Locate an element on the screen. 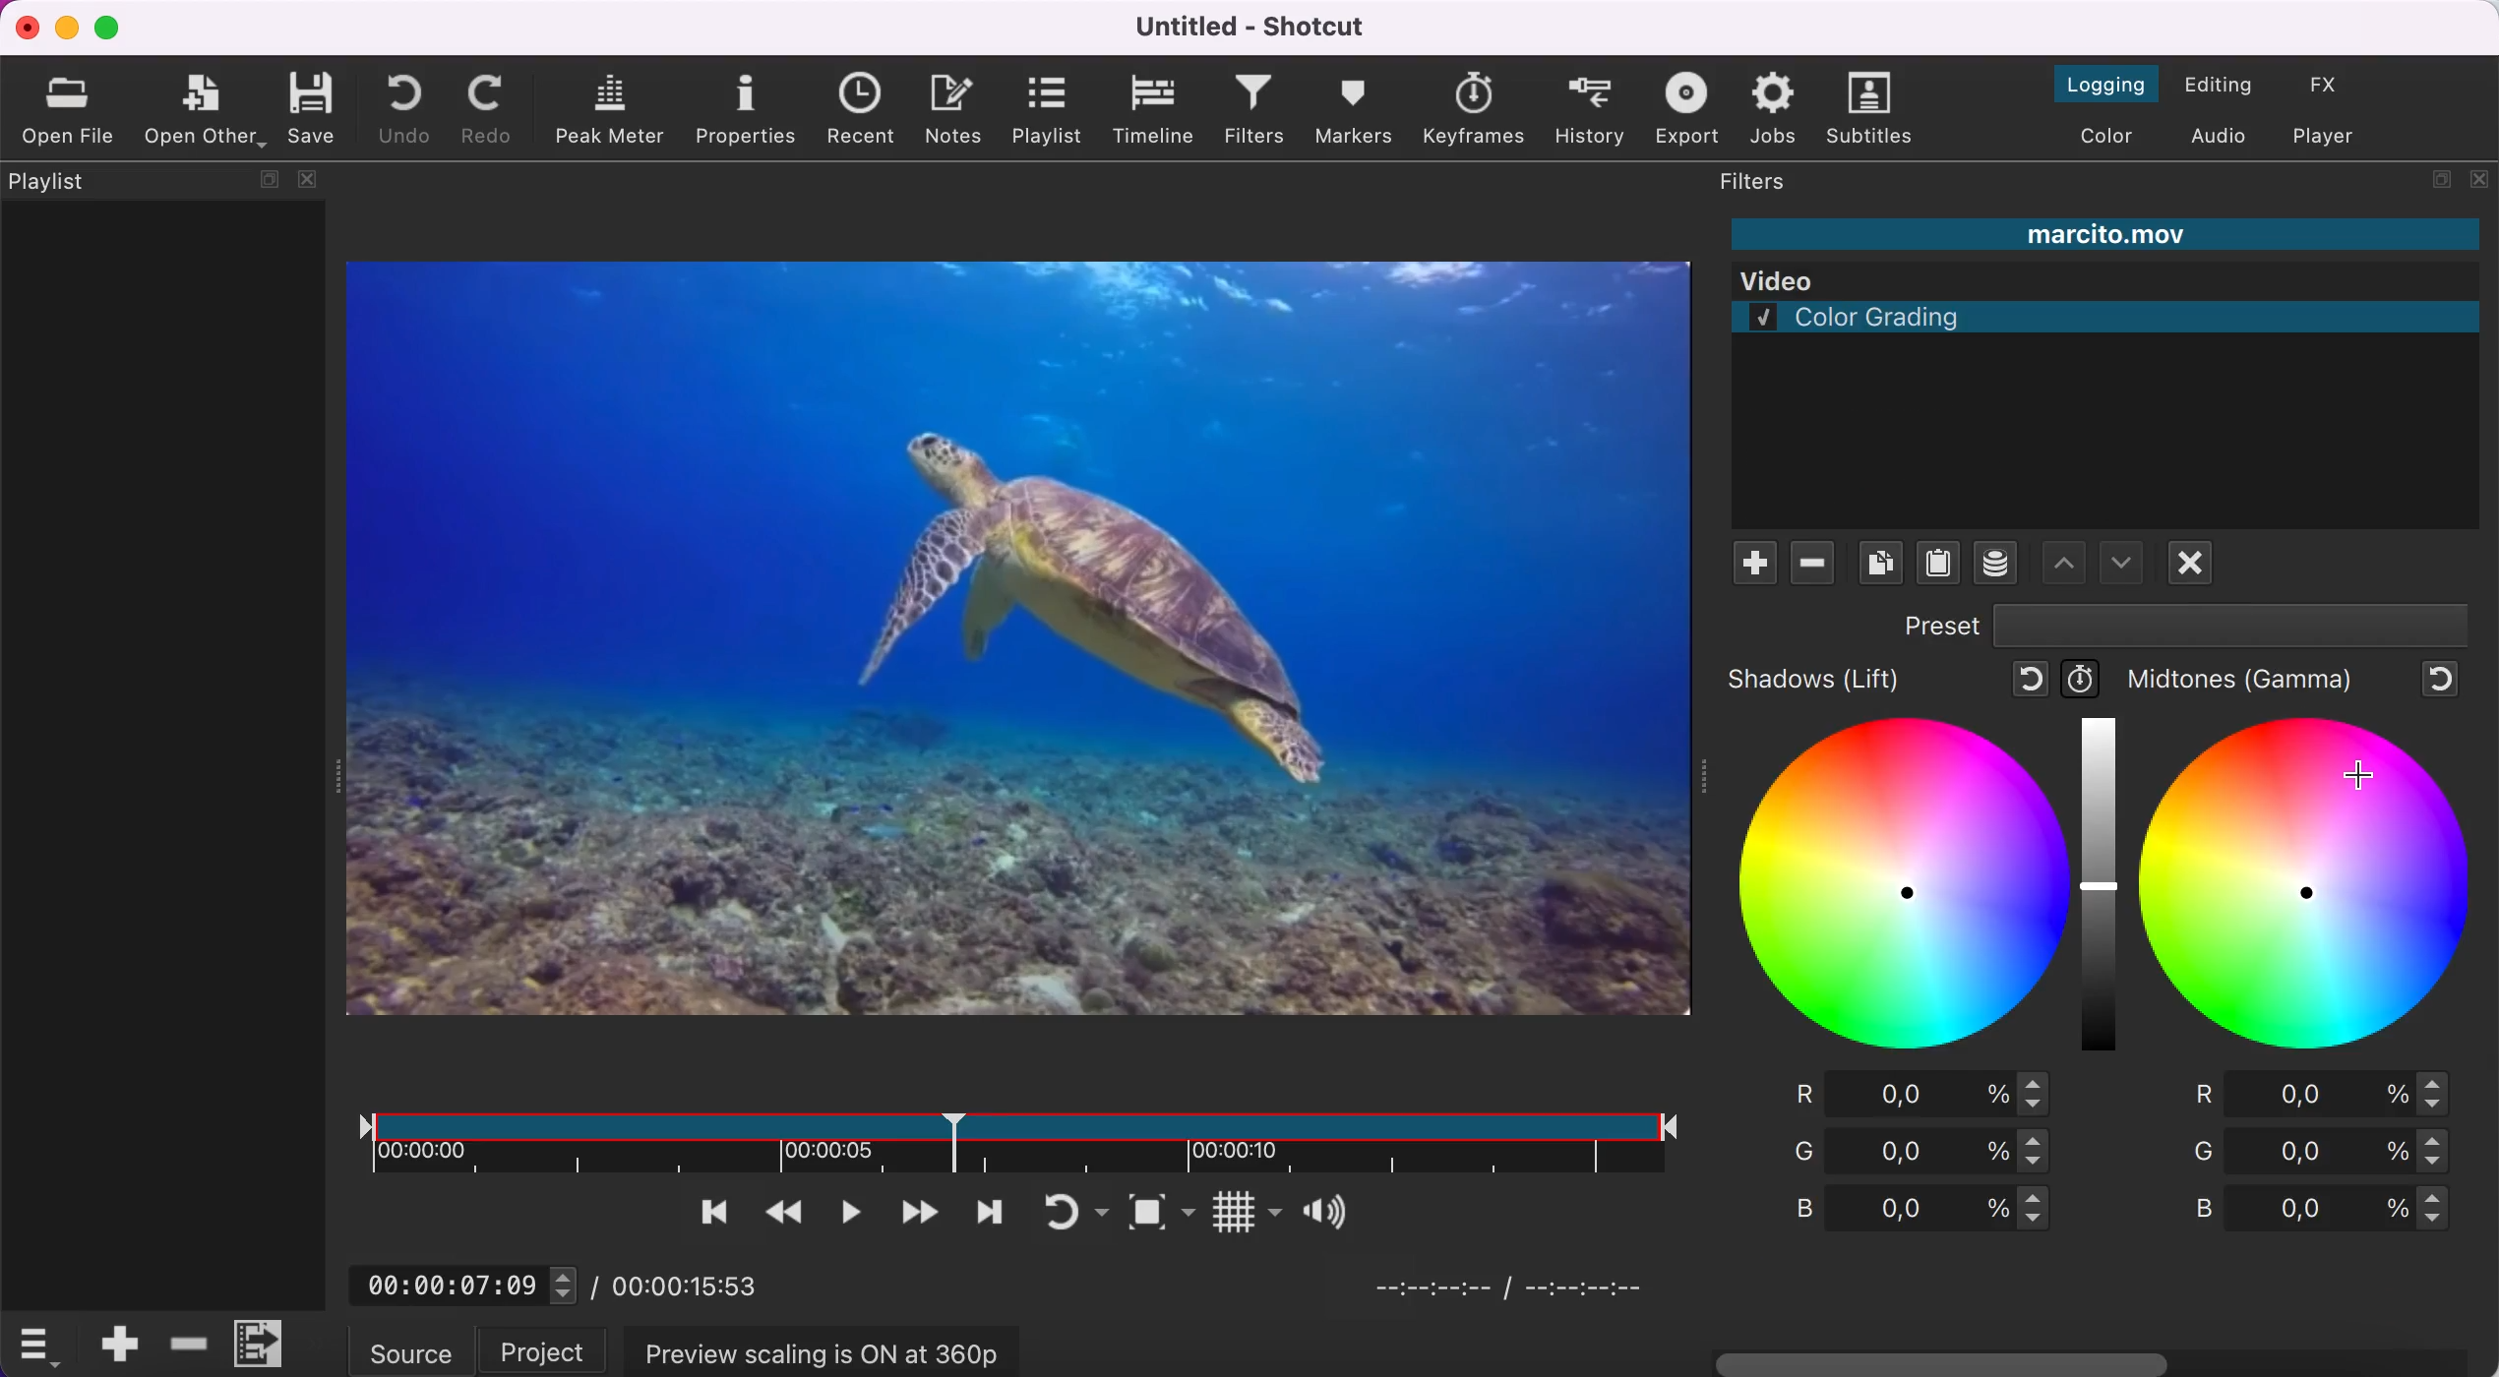 Image resolution: width=2499 pixels, height=1377 pixels. play quickly forwards is located at coordinates (917, 1210).